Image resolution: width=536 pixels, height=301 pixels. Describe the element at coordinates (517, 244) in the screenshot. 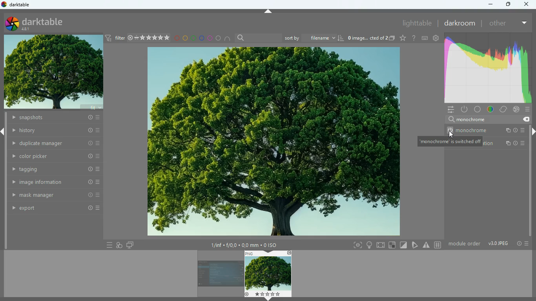

I see `info` at that location.